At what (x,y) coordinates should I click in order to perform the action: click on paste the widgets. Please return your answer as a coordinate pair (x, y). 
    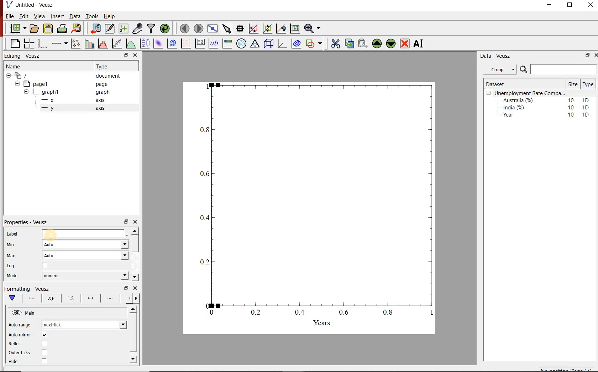
    Looking at the image, I should click on (363, 43).